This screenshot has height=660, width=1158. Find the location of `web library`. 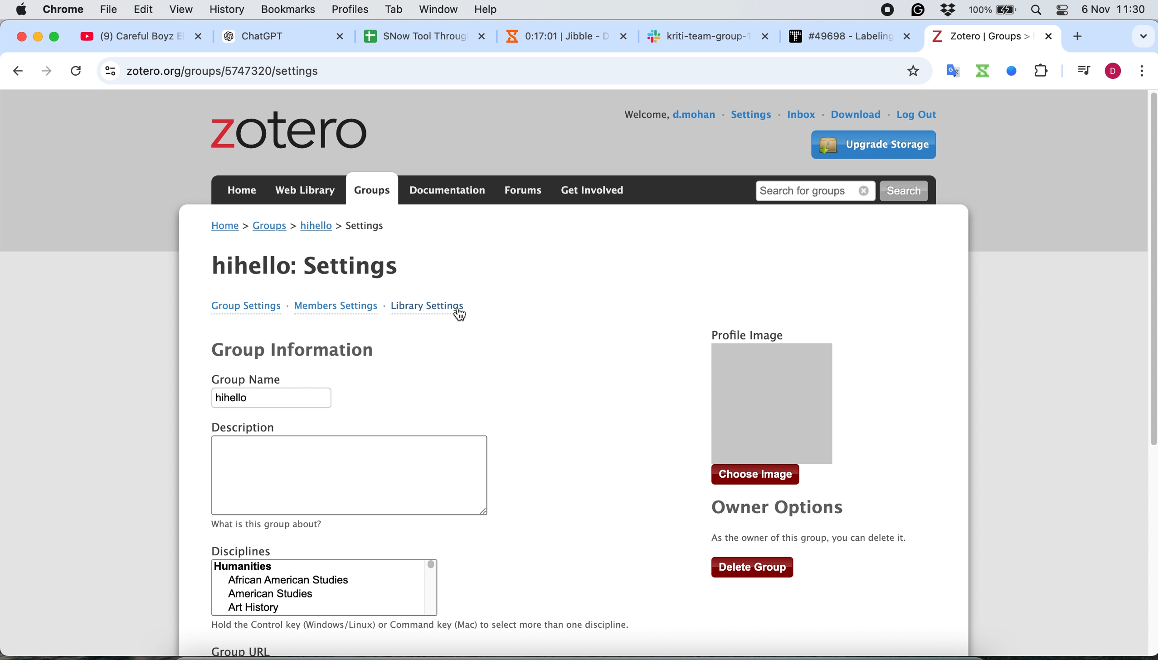

web library is located at coordinates (307, 190).